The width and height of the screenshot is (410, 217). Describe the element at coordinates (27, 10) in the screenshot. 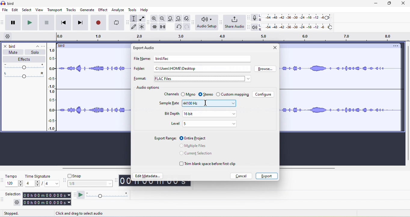

I see `select` at that location.